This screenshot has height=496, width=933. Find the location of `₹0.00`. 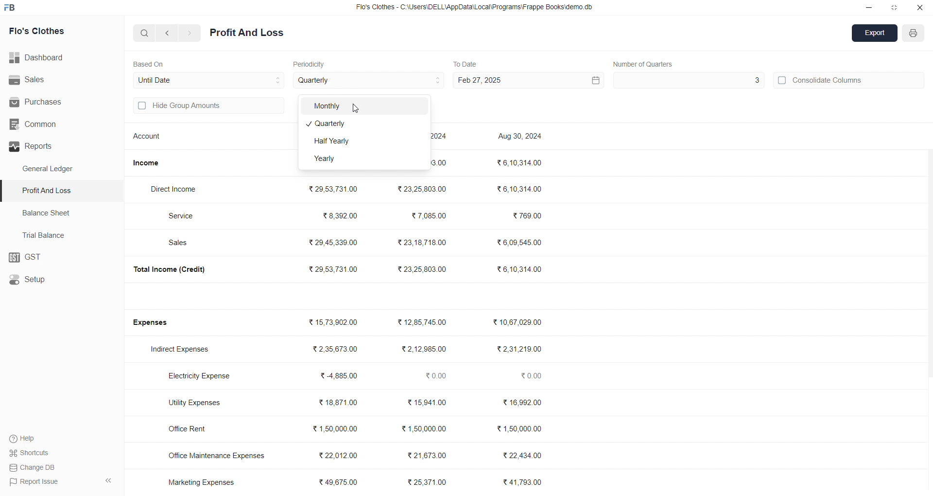

₹0.00 is located at coordinates (437, 376).